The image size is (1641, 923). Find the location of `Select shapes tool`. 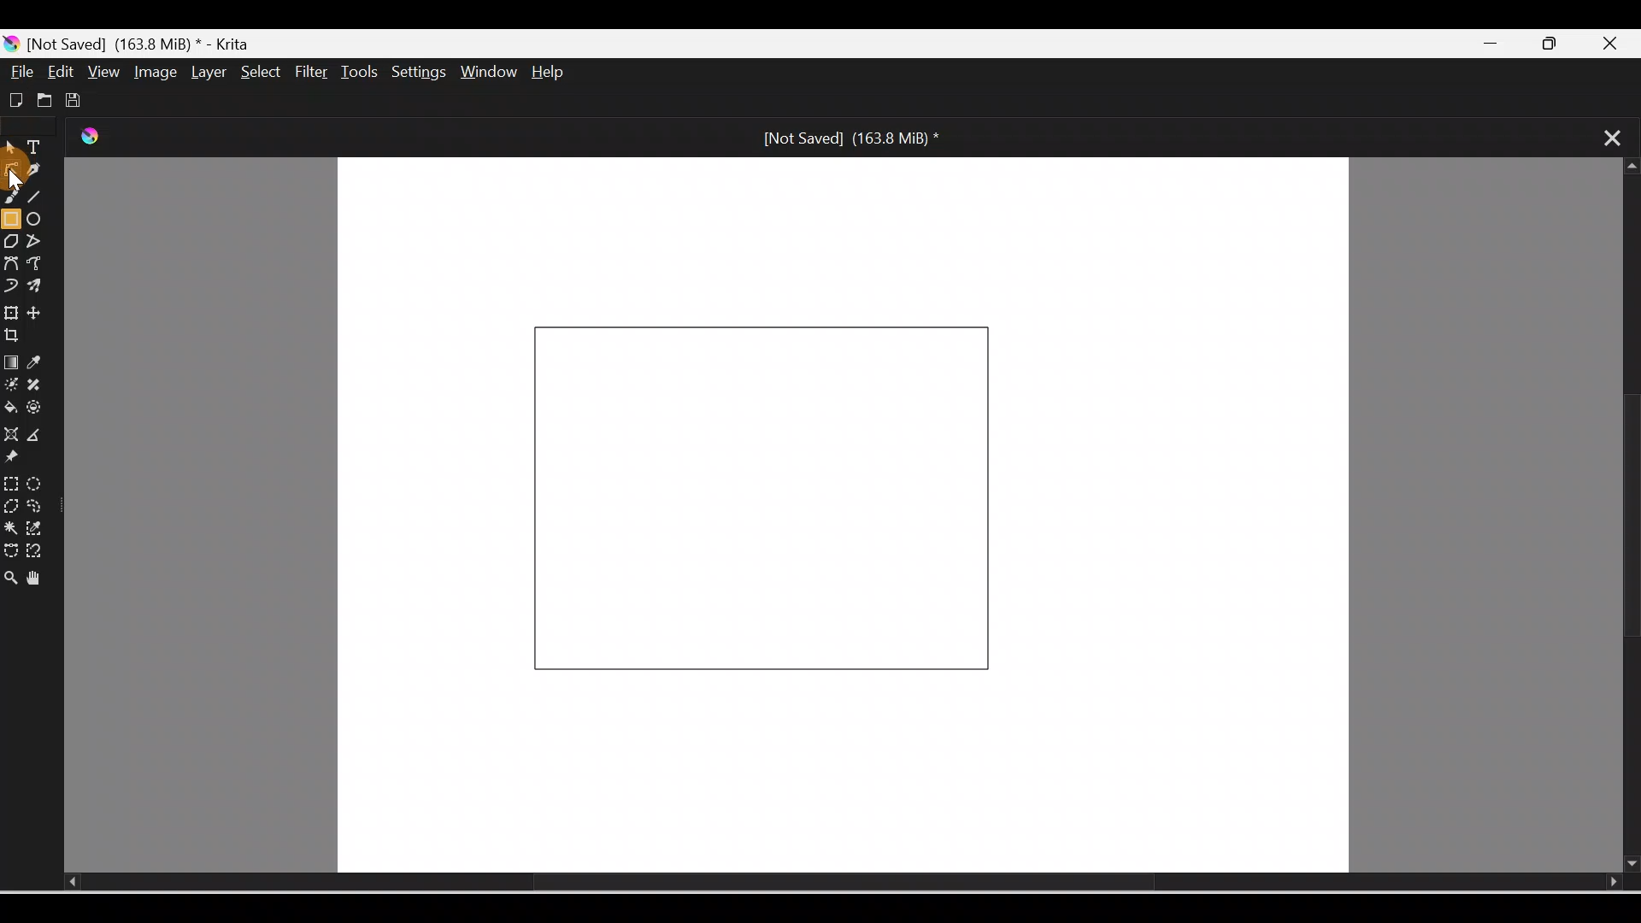

Select shapes tool is located at coordinates (10, 150).